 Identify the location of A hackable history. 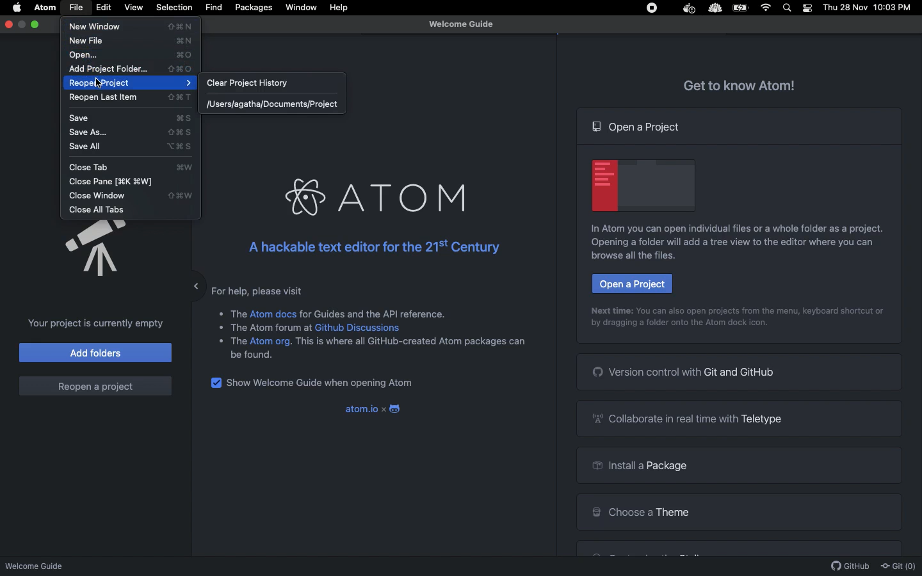
(370, 247).